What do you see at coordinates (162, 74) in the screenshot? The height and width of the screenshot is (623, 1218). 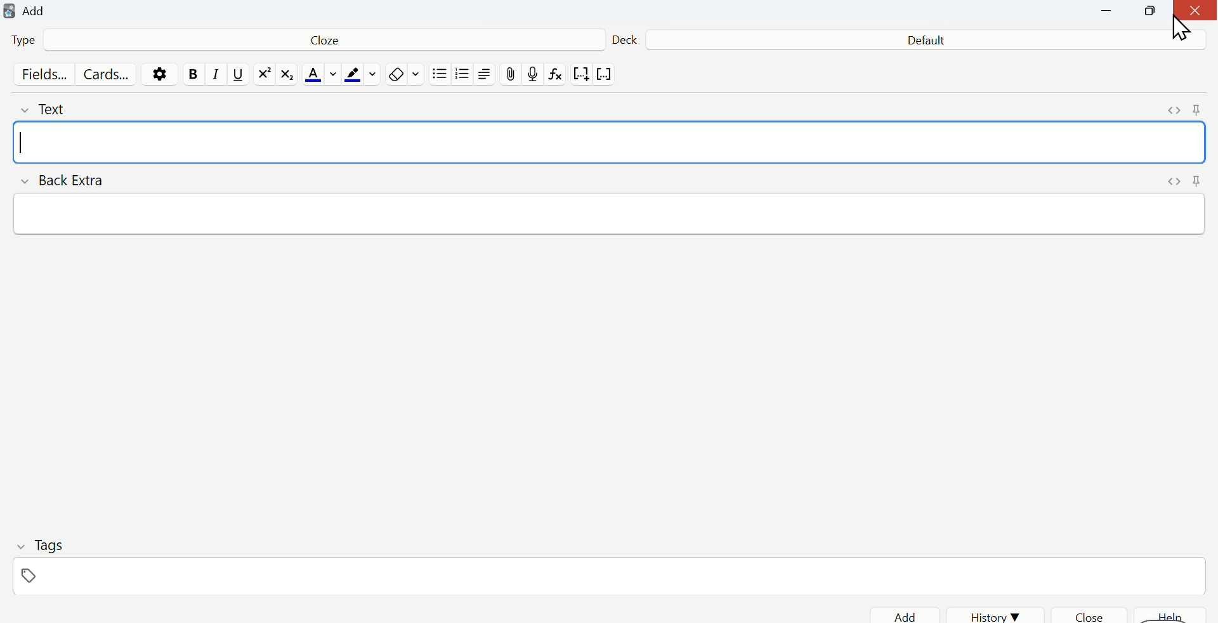 I see `Settings` at bounding box center [162, 74].